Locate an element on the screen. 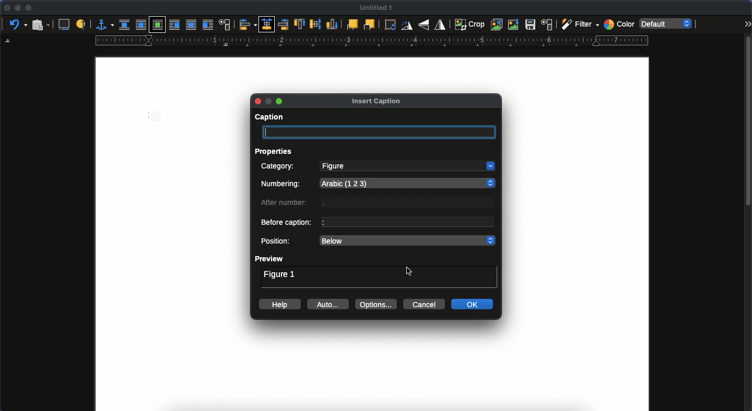 Image resolution: width=752 pixels, height=411 pixels. after number is located at coordinates (287, 203).